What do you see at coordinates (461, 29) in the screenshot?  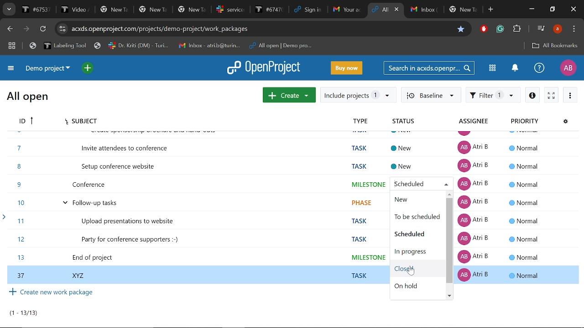 I see `Bookmark this tab` at bounding box center [461, 29].